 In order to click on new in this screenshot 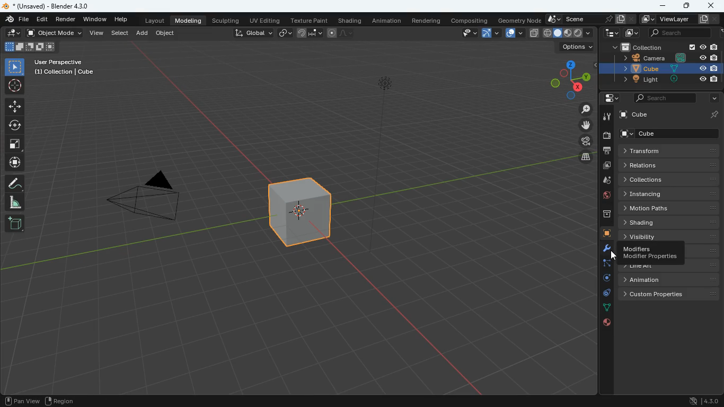, I will do `click(16, 224)`.